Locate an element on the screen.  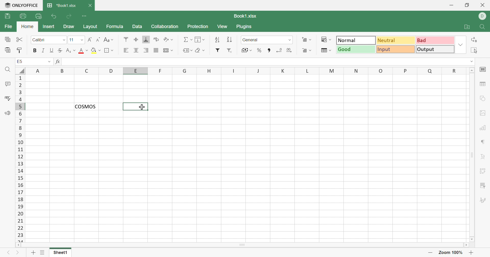
Cursor is located at coordinates (141, 107).